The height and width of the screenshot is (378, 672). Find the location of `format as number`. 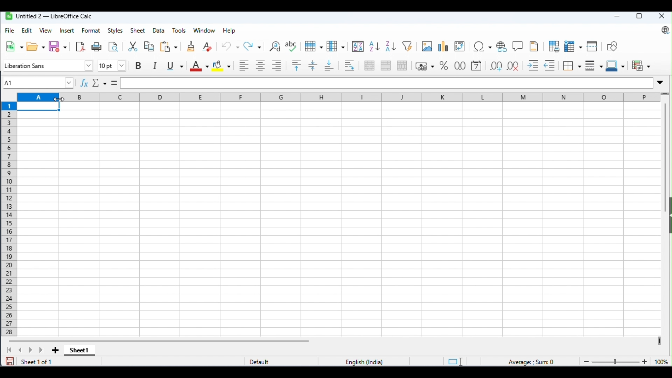

format as number is located at coordinates (460, 65).